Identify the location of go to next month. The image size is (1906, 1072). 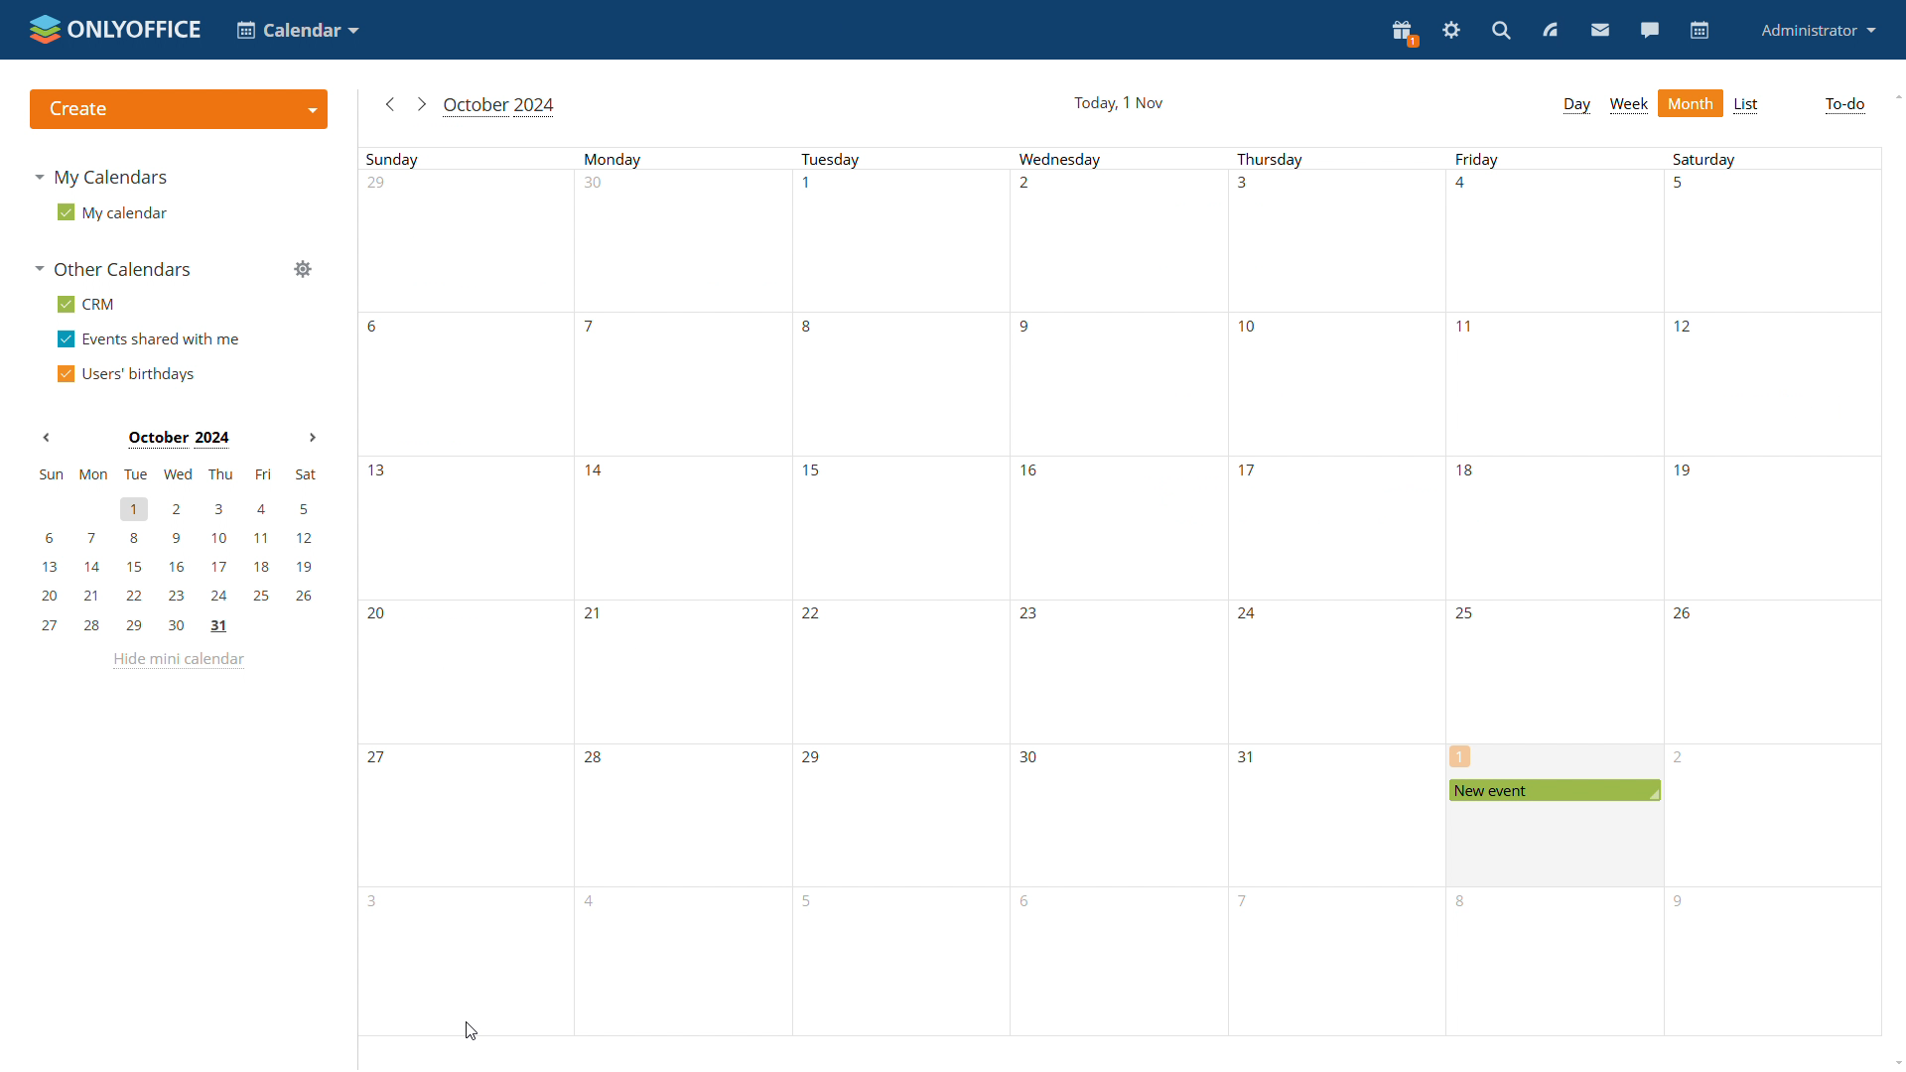
(421, 105).